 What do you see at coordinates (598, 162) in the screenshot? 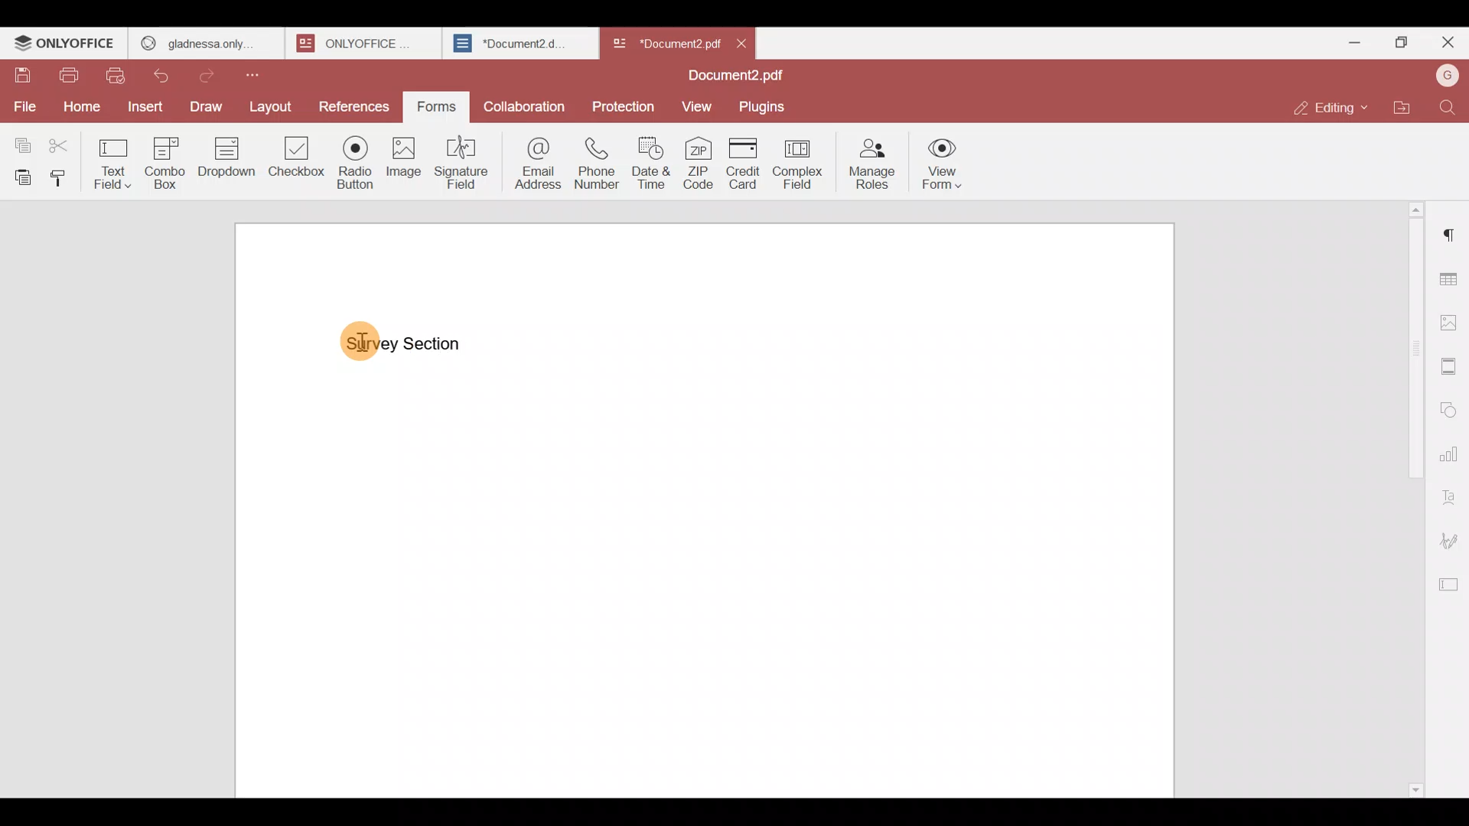
I see `Phone number` at bounding box center [598, 162].